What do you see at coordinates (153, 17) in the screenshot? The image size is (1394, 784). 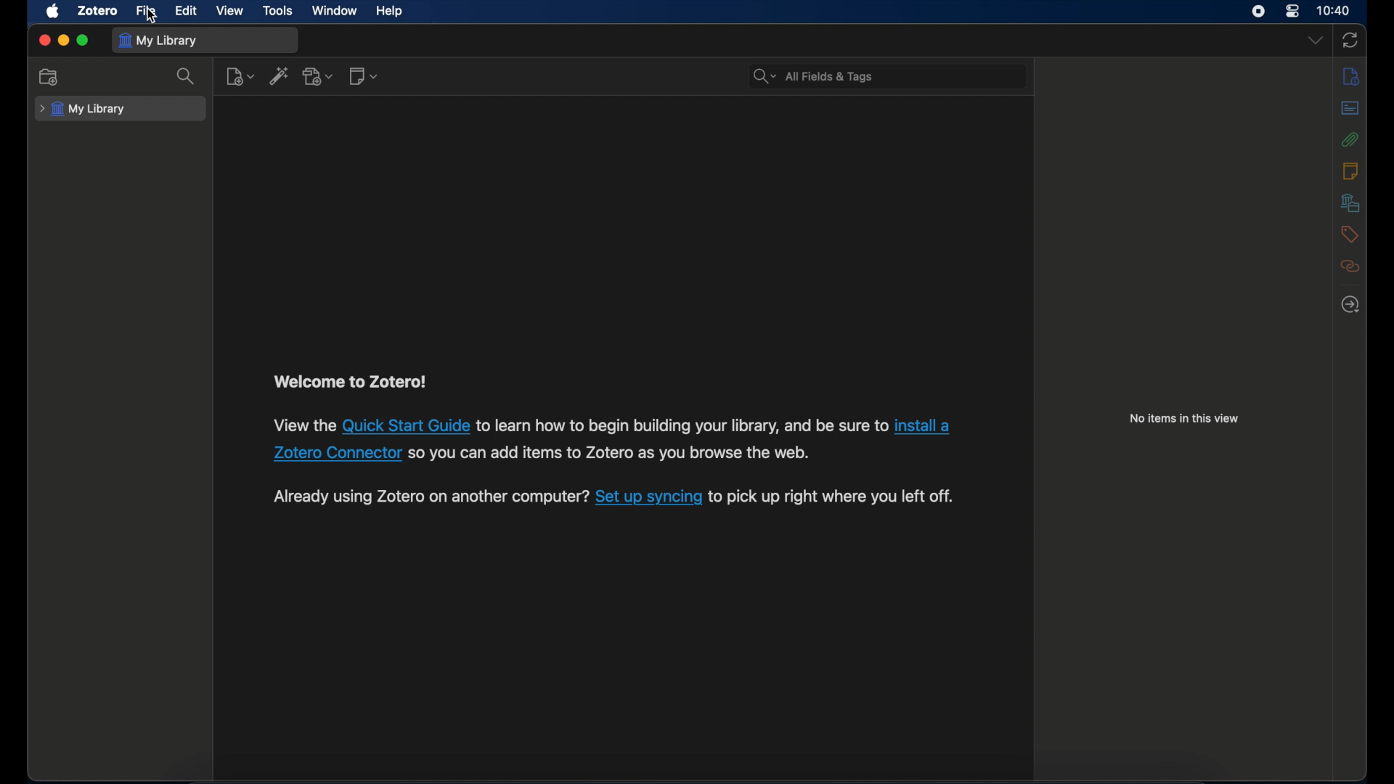 I see `cursor` at bounding box center [153, 17].